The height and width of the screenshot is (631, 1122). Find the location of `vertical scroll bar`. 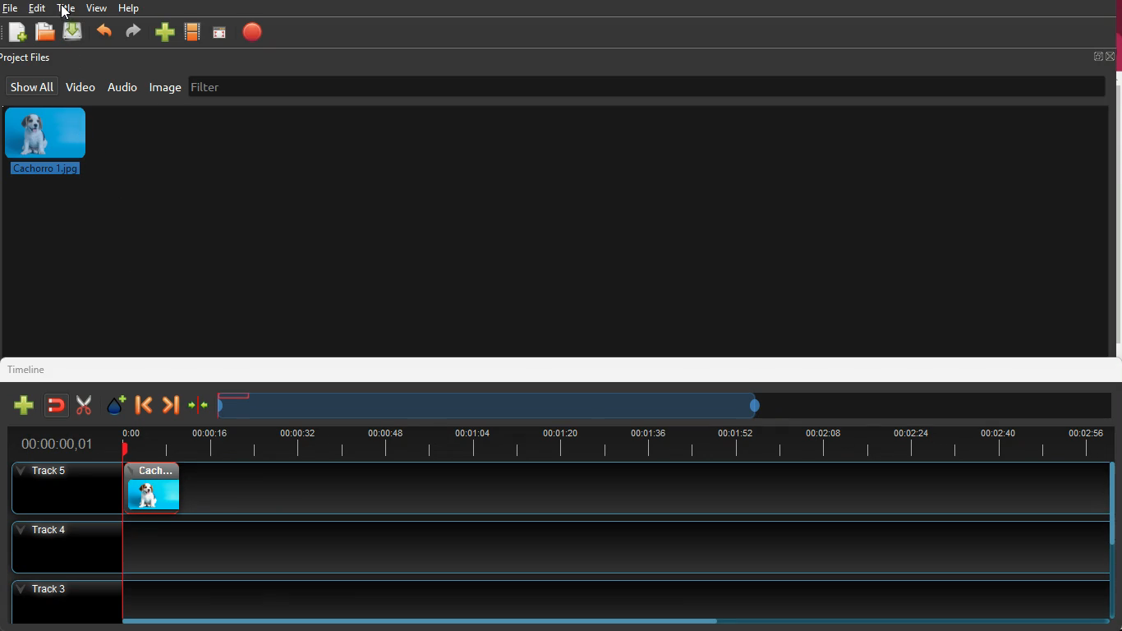

vertical scroll bar is located at coordinates (1115, 214).